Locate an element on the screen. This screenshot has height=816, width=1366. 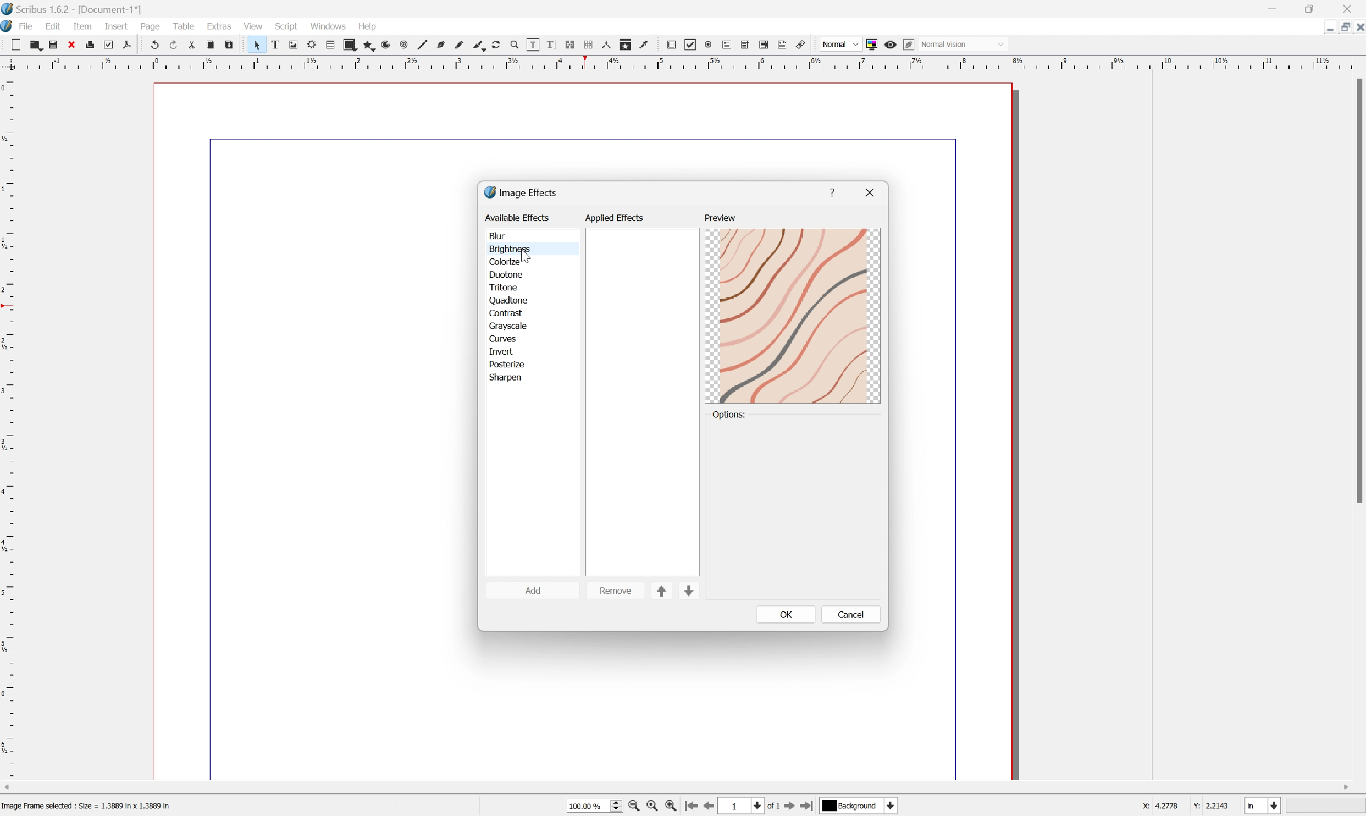
select current layer is located at coordinates (859, 806).